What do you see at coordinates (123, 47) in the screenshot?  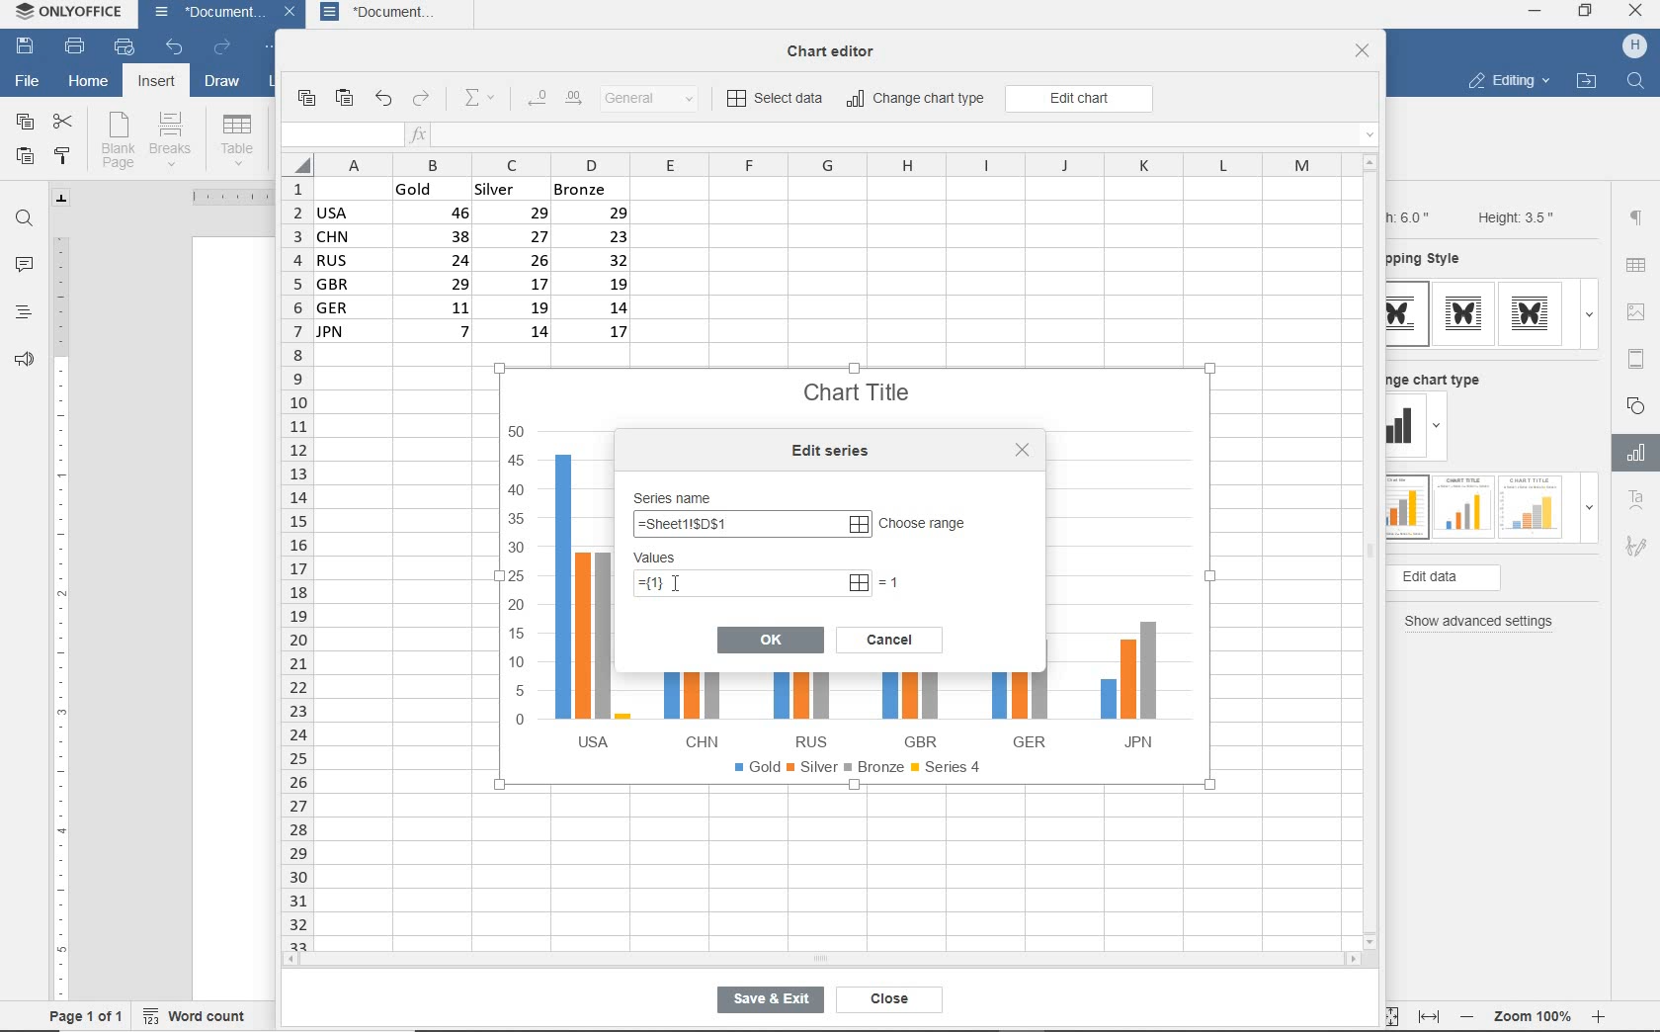 I see `quick print` at bounding box center [123, 47].